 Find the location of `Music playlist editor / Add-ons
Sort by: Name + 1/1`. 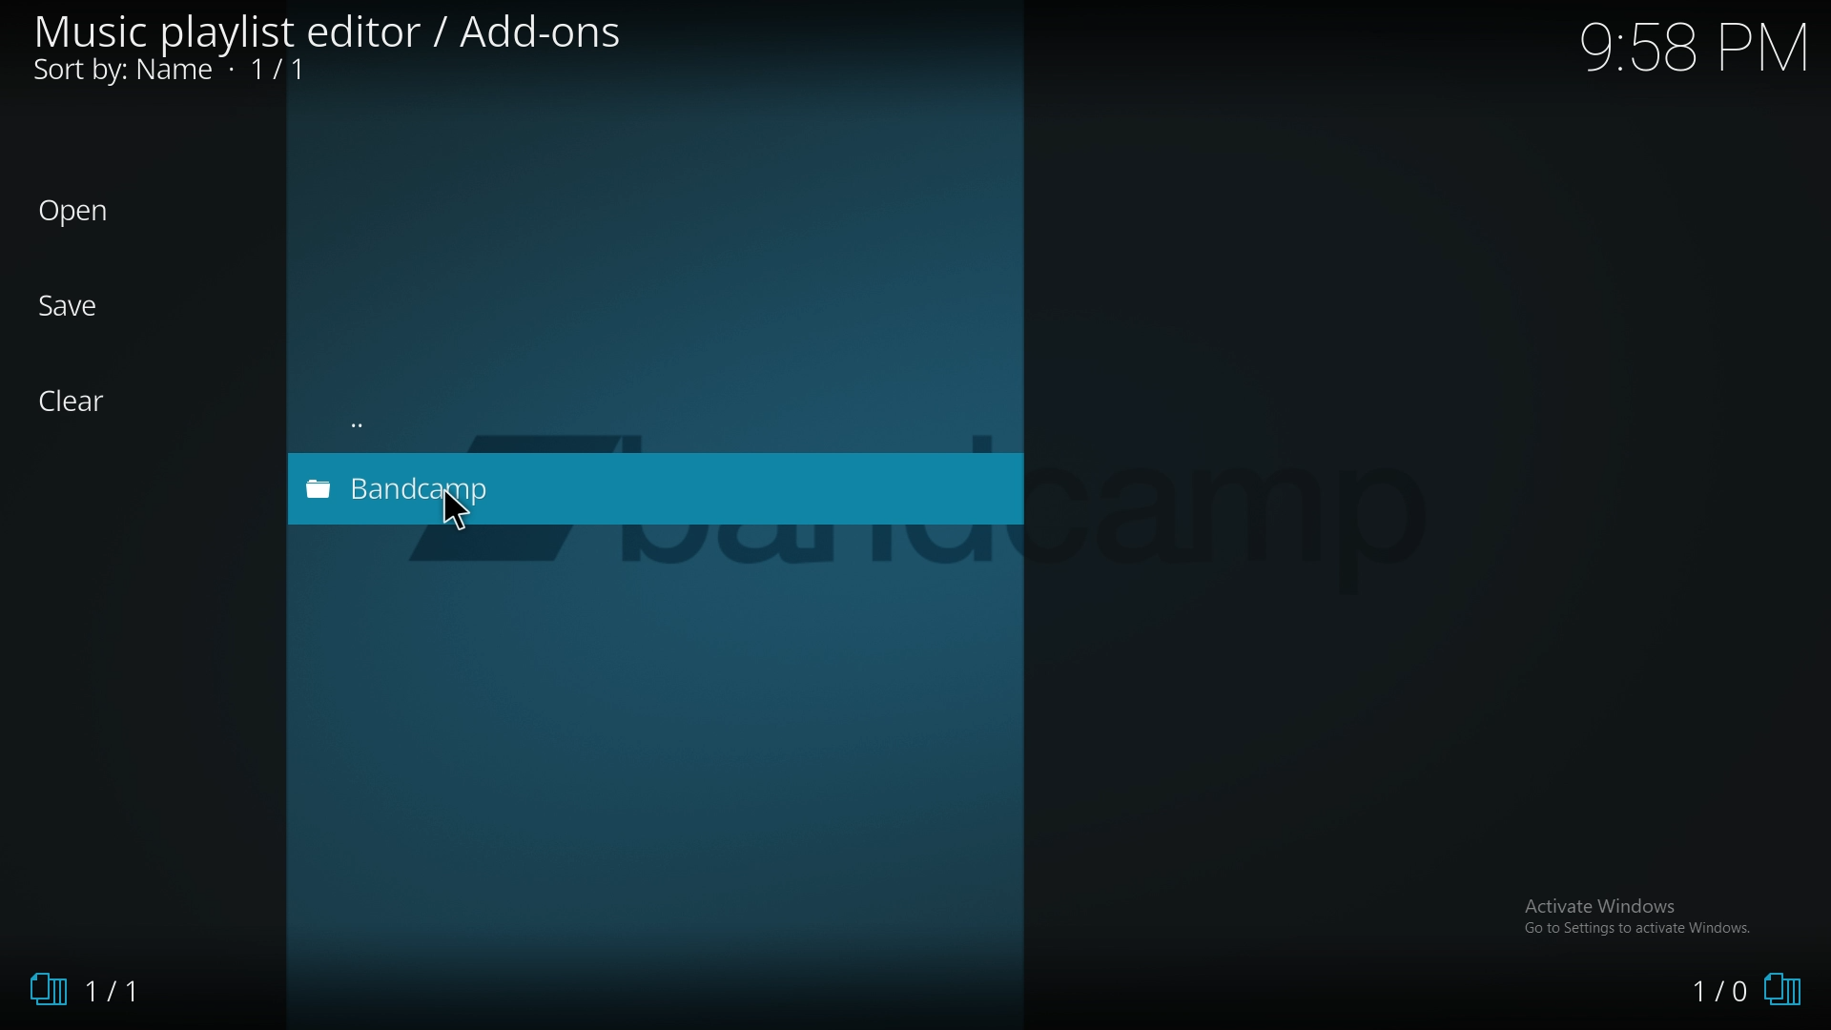

Music playlist editor / Add-ons
Sort by: Name + 1/1 is located at coordinates (322, 51).